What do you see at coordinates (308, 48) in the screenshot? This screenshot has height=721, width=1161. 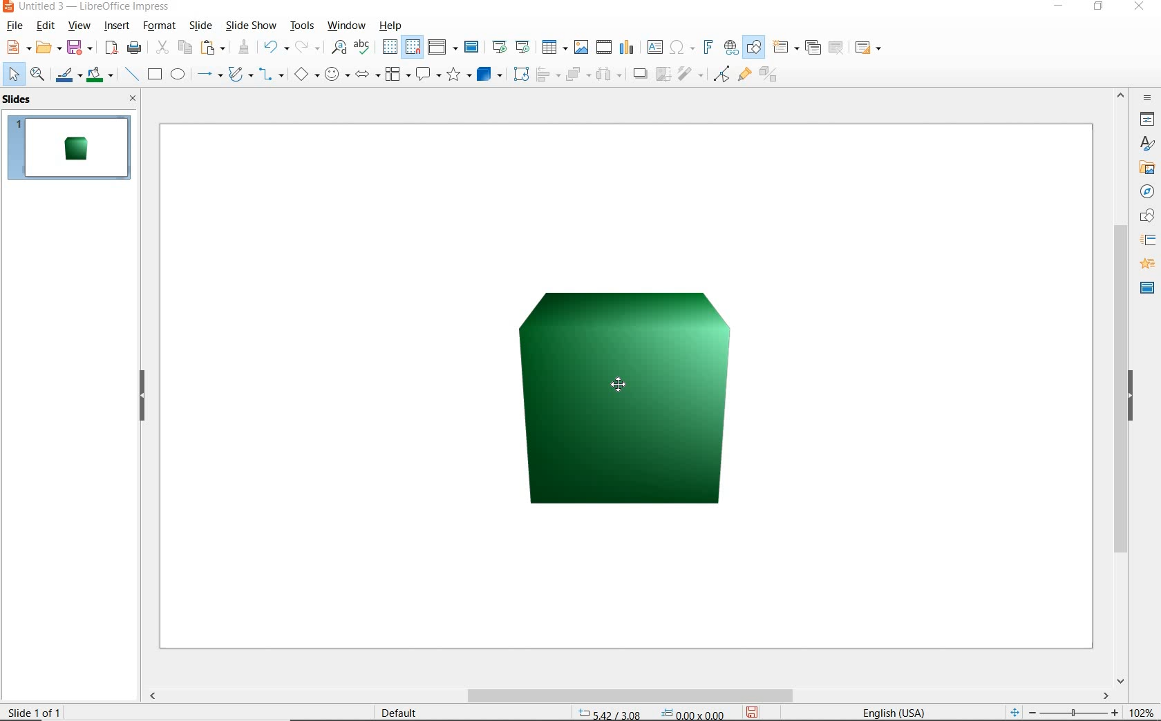 I see `redo` at bounding box center [308, 48].